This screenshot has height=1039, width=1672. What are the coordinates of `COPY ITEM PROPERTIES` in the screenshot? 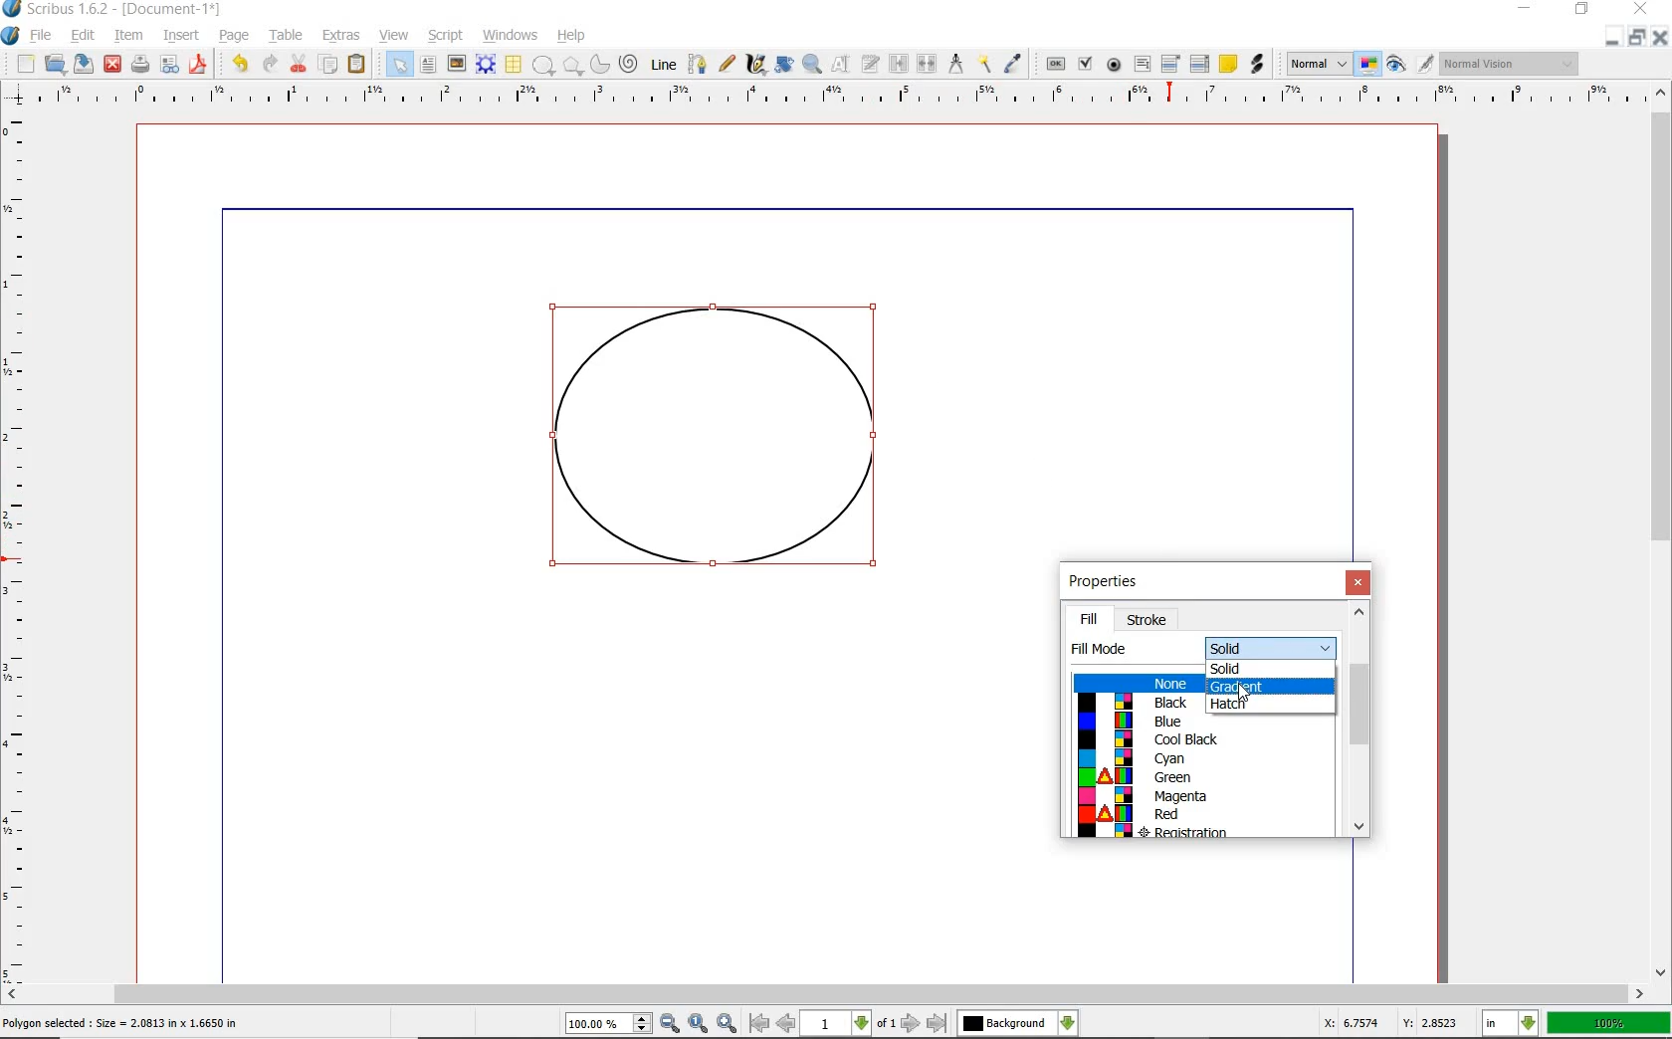 It's located at (984, 63).